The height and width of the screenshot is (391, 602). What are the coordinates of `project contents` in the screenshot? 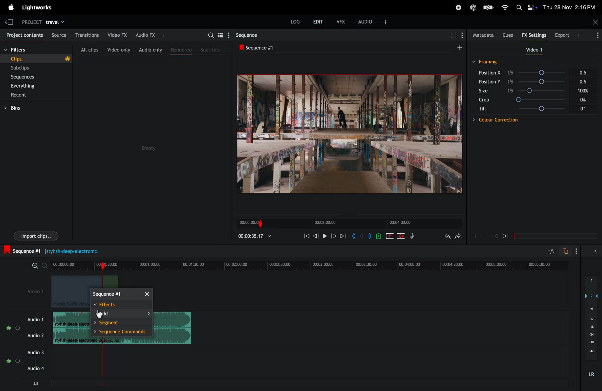 It's located at (24, 35).